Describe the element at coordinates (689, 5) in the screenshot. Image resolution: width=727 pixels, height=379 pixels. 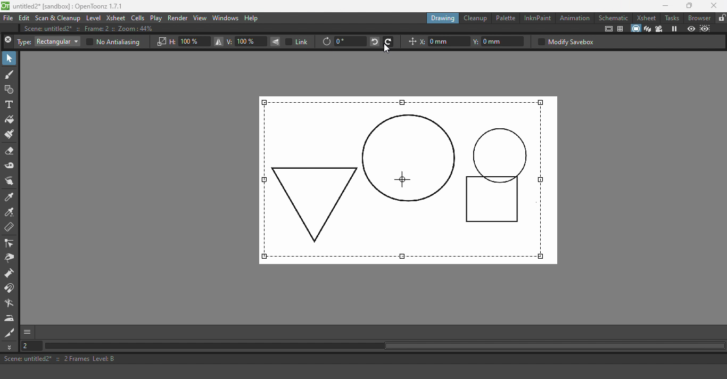
I see `Maximize` at that location.